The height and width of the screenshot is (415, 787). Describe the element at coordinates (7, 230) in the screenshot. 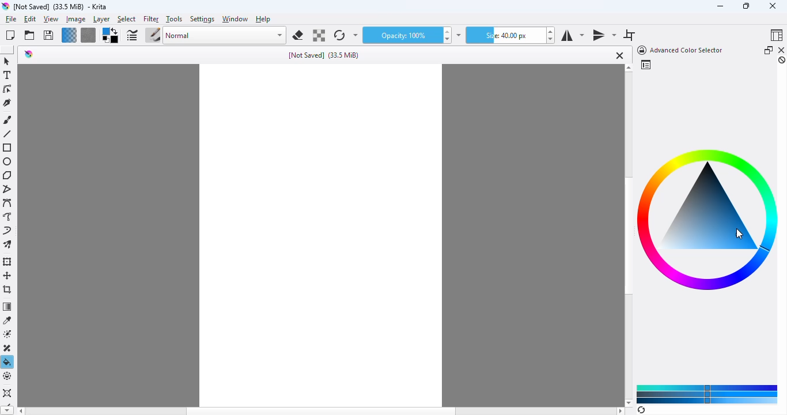

I see `dynamic brush tool` at that location.